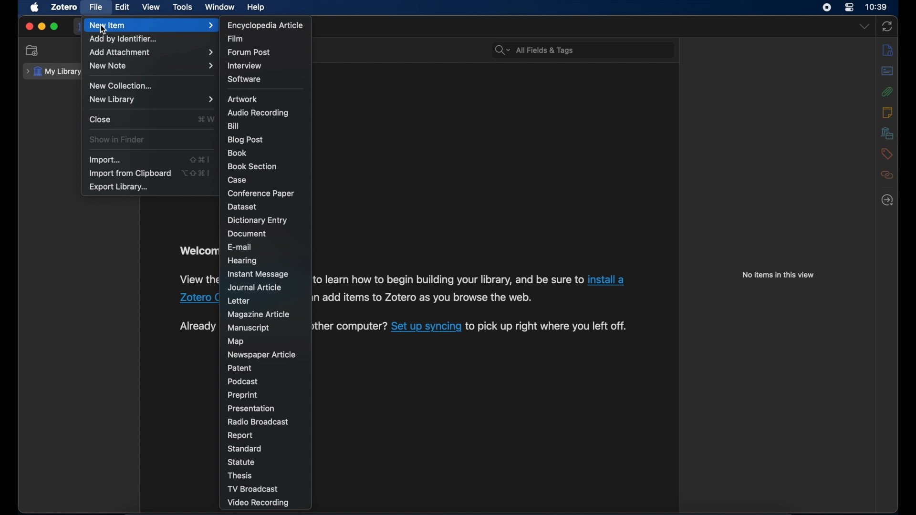 The image size is (916, 515). What do you see at coordinates (608, 279) in the screenshot?
I see `install a` at bounding box center [608, 279].